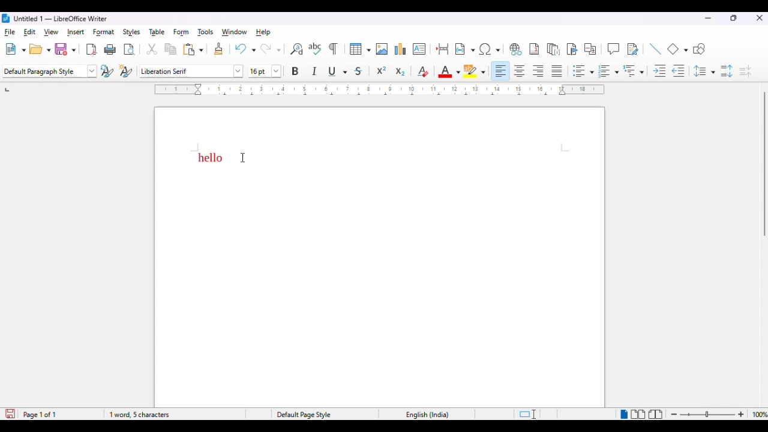 This screenshot has height=432, width=768. Describe the element at coordinates (433, 416) in the screenshot. I see `English (India)` at that location.